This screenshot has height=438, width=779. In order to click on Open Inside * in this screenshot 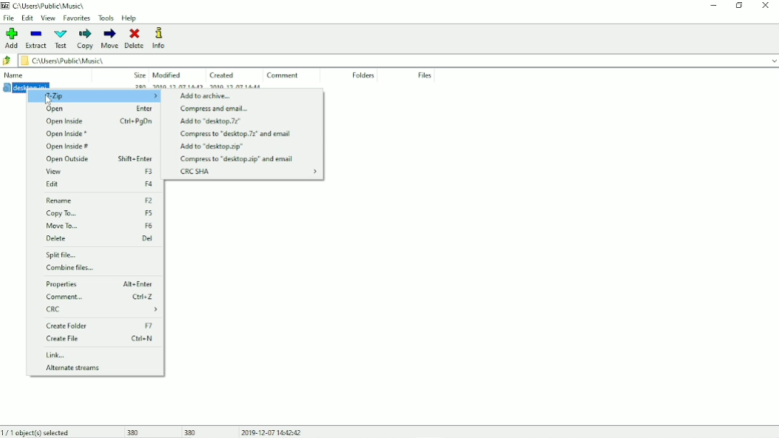, I will do `click(66, 134)`.